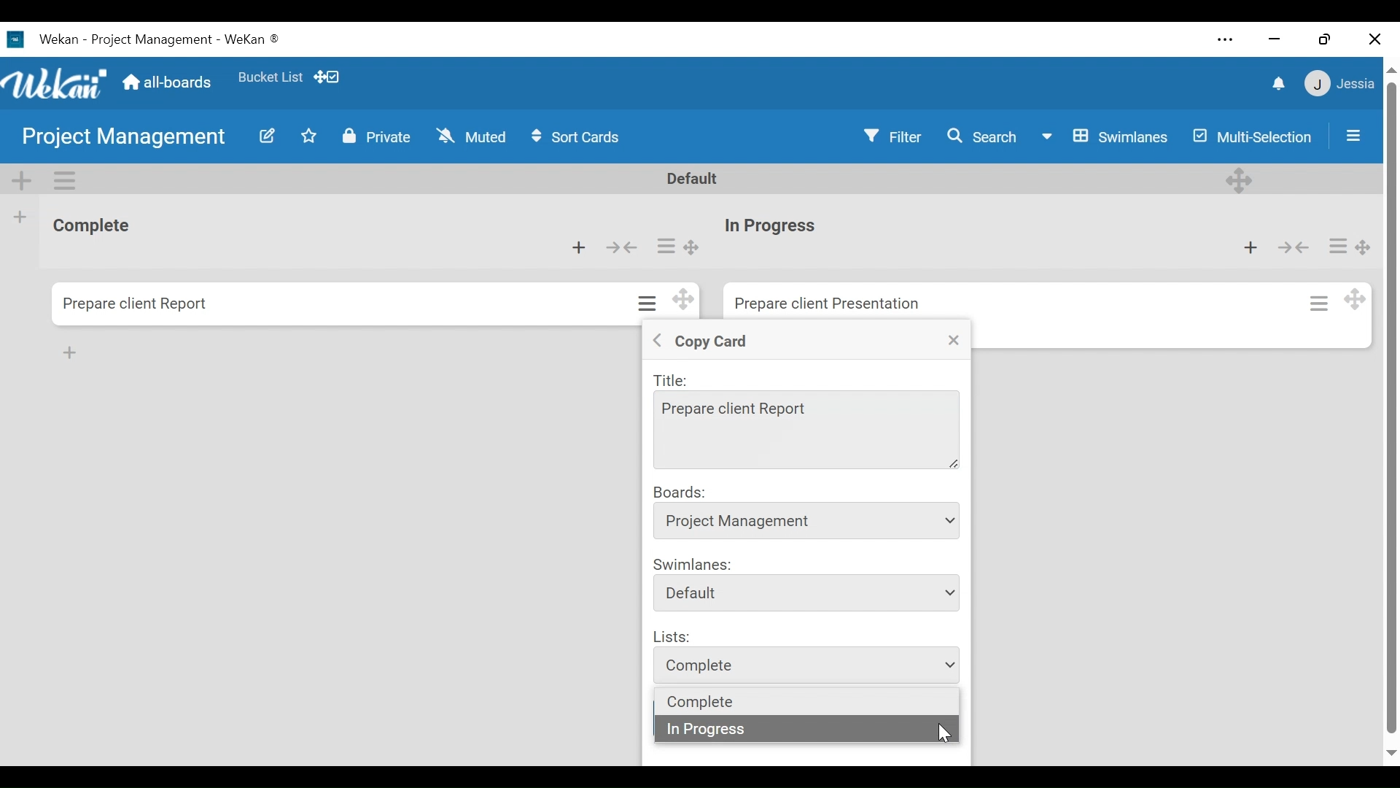 This screenshot has width=1400, height=788. I want to click on Add card to top of the list, so click(586, 248).